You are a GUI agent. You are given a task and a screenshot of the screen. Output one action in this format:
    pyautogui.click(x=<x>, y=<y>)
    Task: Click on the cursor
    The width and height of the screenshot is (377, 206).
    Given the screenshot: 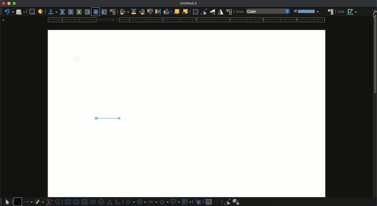 What is the action you would take?
    pyautogui.click(x=375, y=16)
    